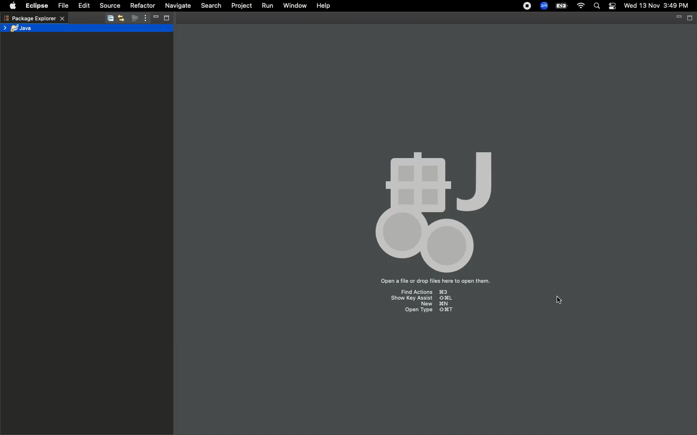  What do you see at coordinates (64, 6) in the screenshot?
I see `File` at bounding box center [64, 6].